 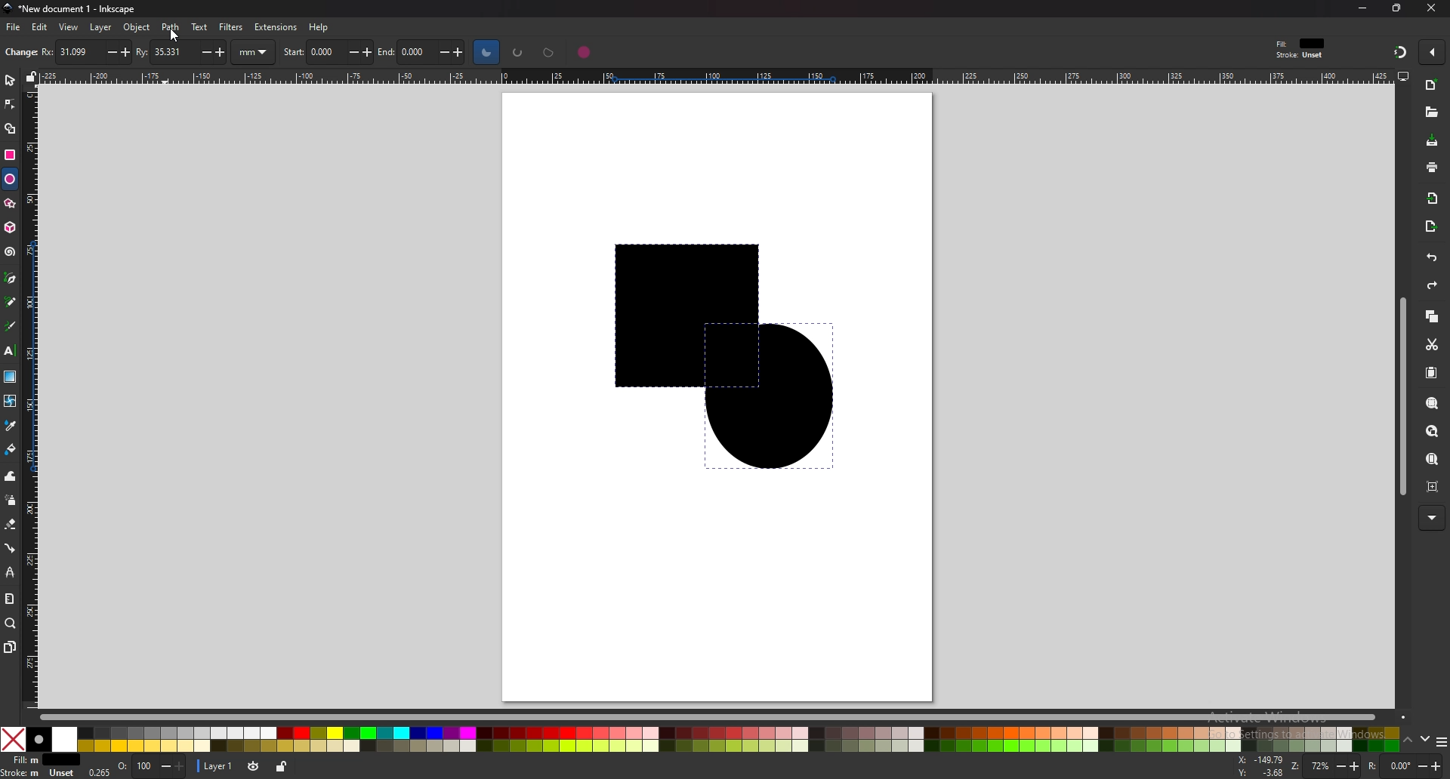 What do you see at coordinates (9, 647) in the screenshot?
I see `pages` at bounding box center [9, 647].